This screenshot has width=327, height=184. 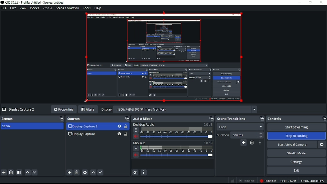 I want to click on Lock, so click(x=126, y=126).